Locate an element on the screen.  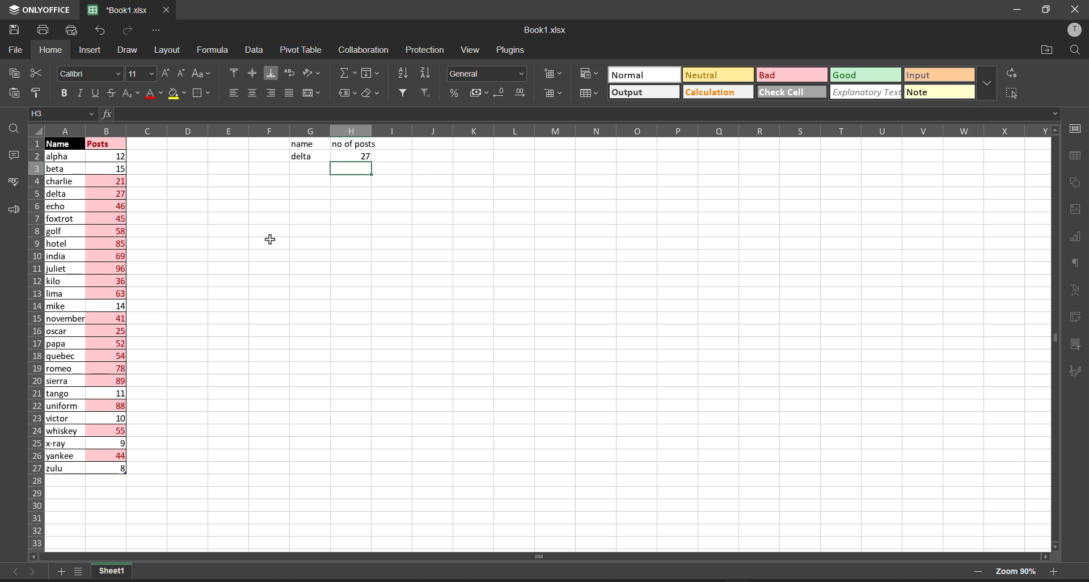
sheet1 is located at coordinates (112, 572).